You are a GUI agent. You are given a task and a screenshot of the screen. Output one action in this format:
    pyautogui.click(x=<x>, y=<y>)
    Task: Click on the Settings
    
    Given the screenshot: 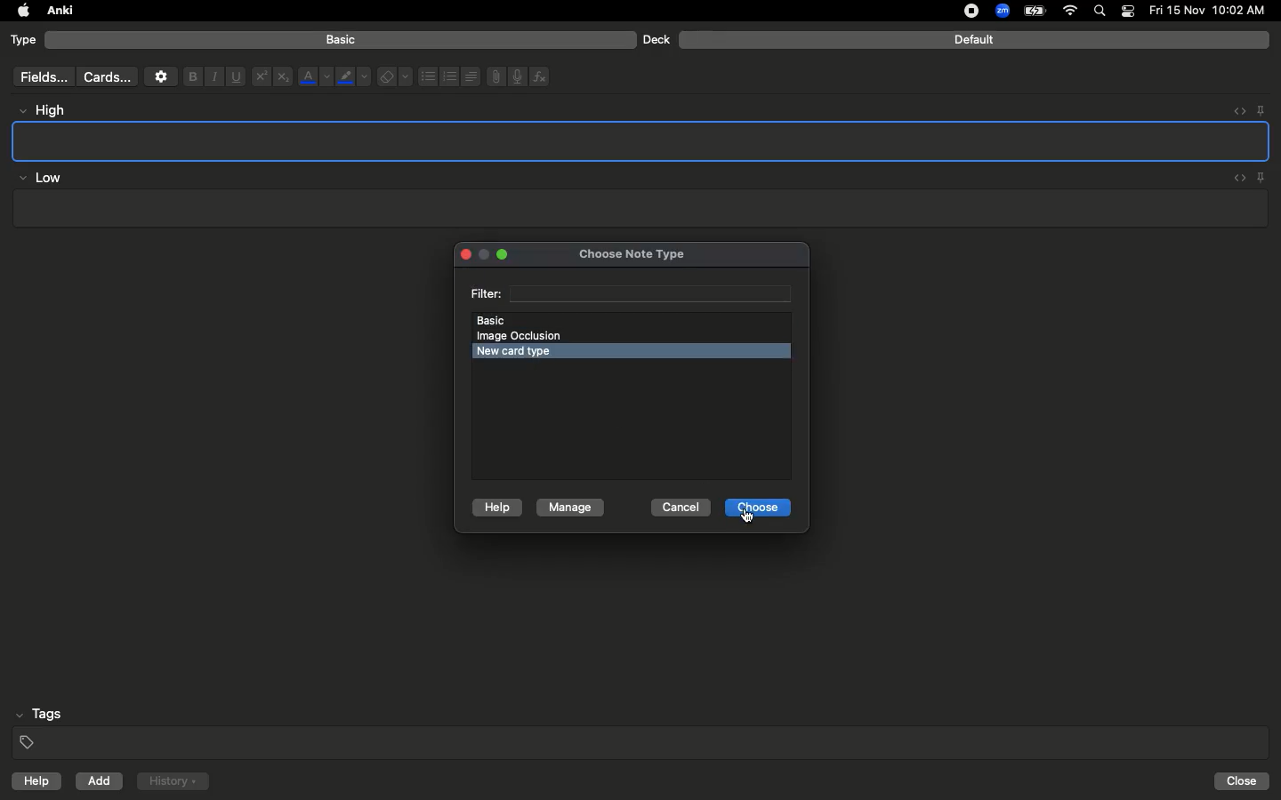 What is the action you would take?
    pyautogui.click(x=161, y=76)
    